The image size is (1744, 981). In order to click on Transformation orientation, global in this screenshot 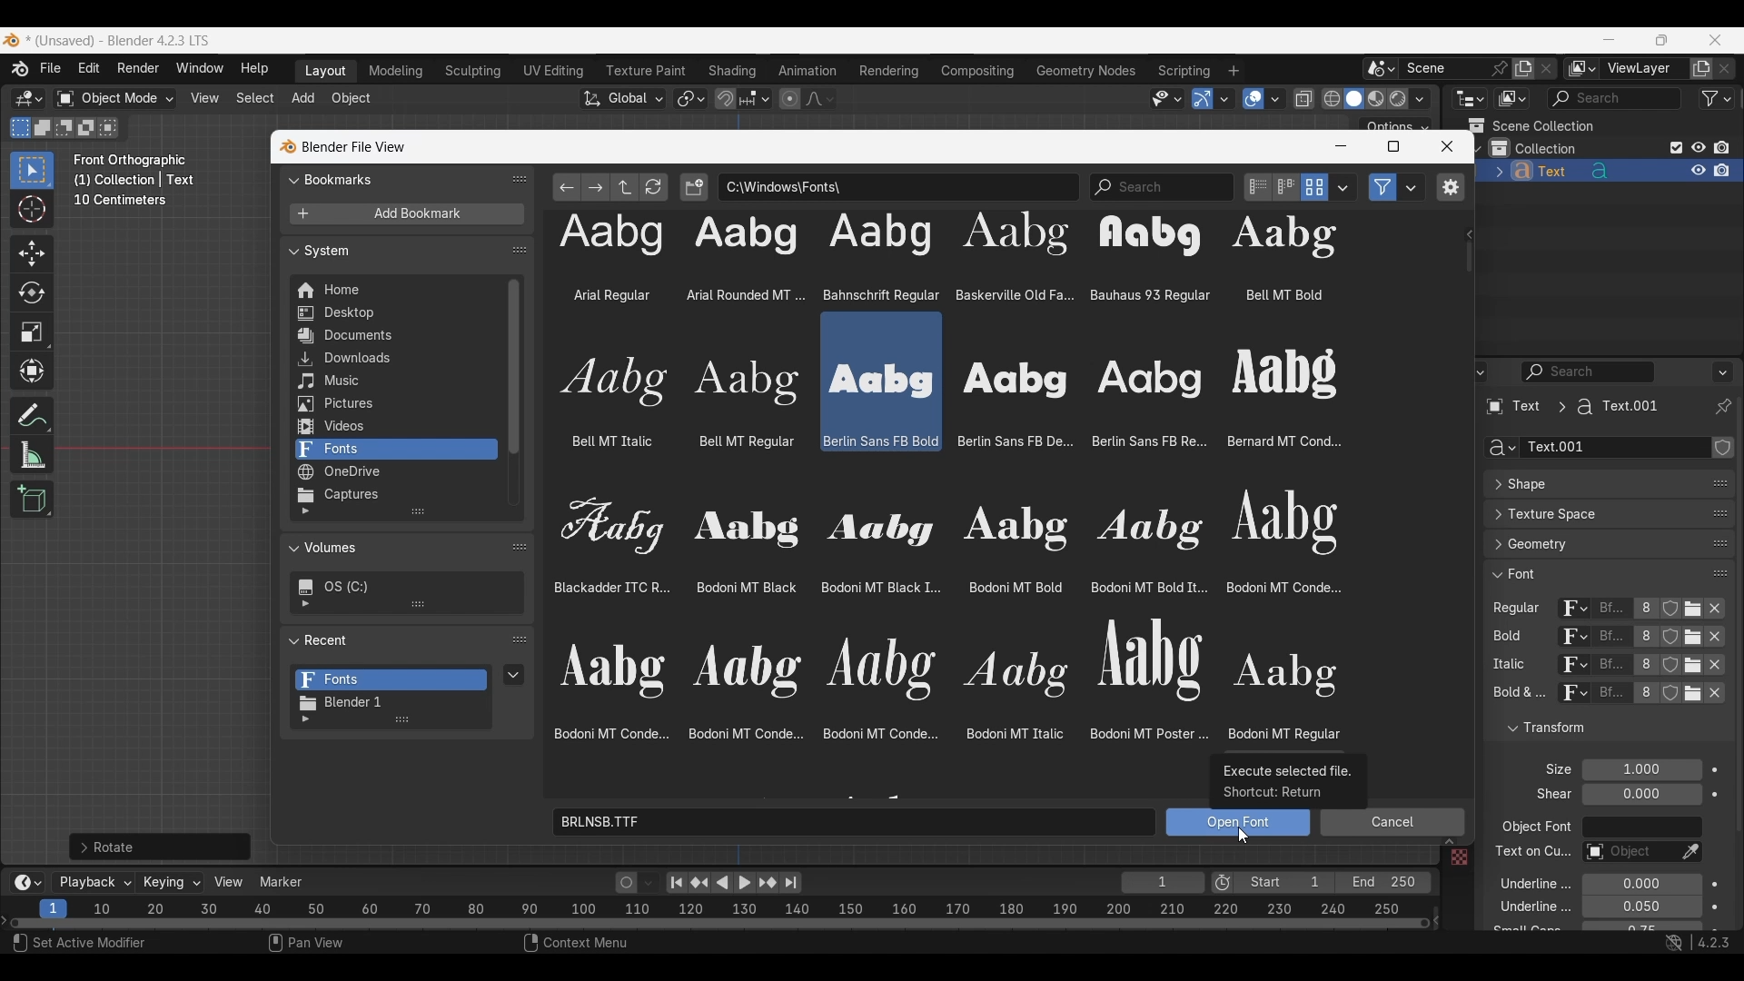, I will do `click(623, 99)`.